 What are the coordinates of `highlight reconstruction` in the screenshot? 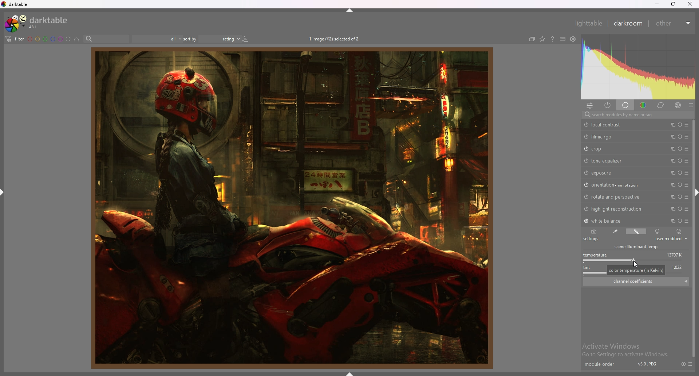 It's located at (615, 209).